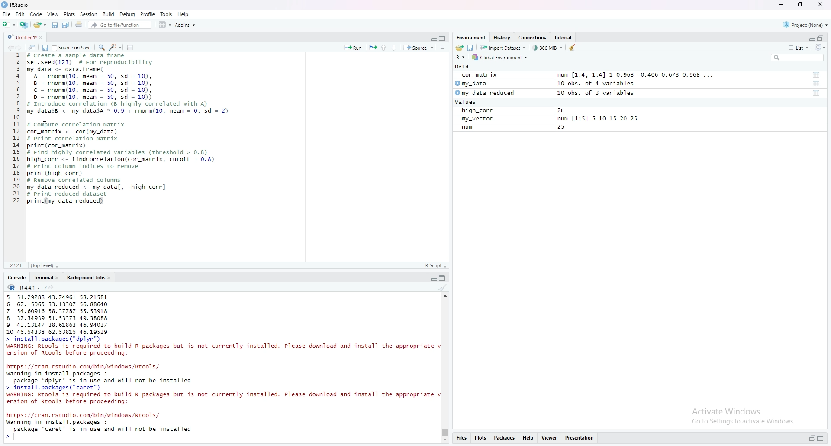 The height and width of the screenshot is (446, 831). I want to click on cor_matrix num [1:4, 1:4] 1 0.968 -0.406 0.673 0.968 ..., so click(590, 75).